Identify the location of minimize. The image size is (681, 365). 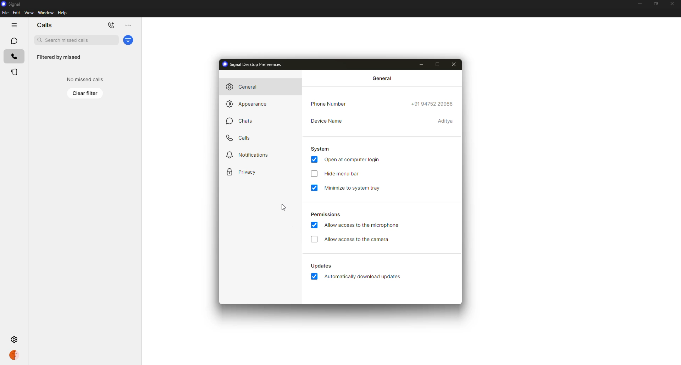
(422, 64).